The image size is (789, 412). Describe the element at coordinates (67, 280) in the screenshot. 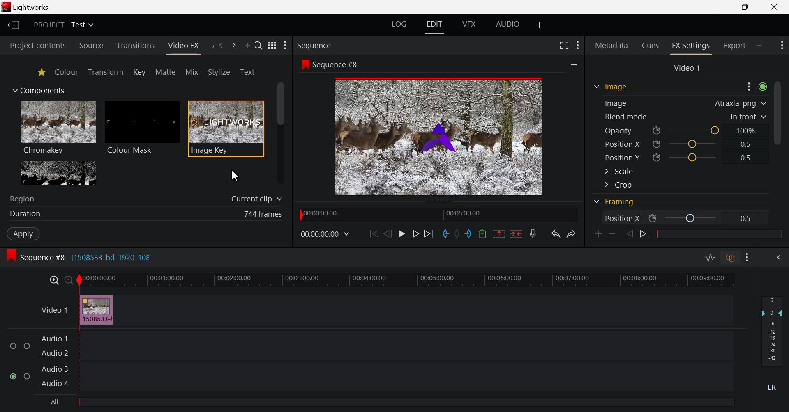

I see `Timeline Zoom Out` at that location.